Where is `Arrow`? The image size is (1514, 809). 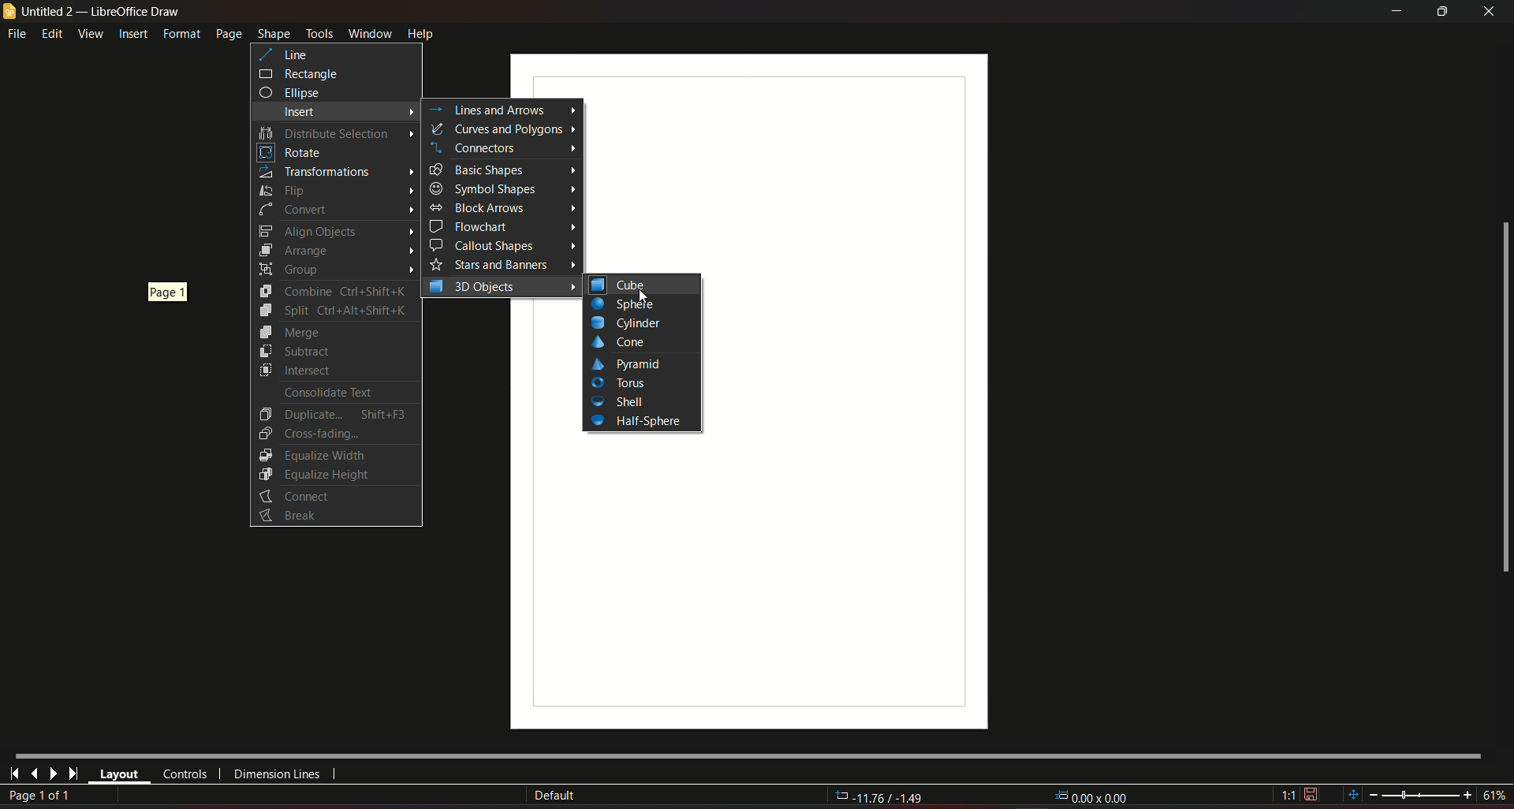
Arrow is located at coordinates (572, 168).